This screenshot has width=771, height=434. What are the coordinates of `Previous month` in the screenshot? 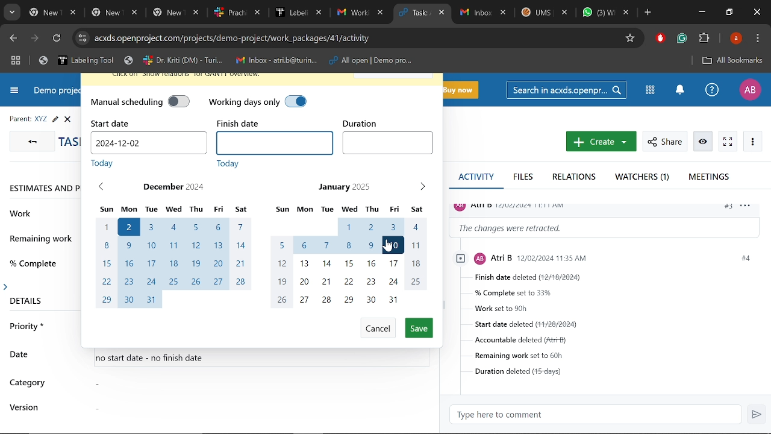 It's located at (102, 187).